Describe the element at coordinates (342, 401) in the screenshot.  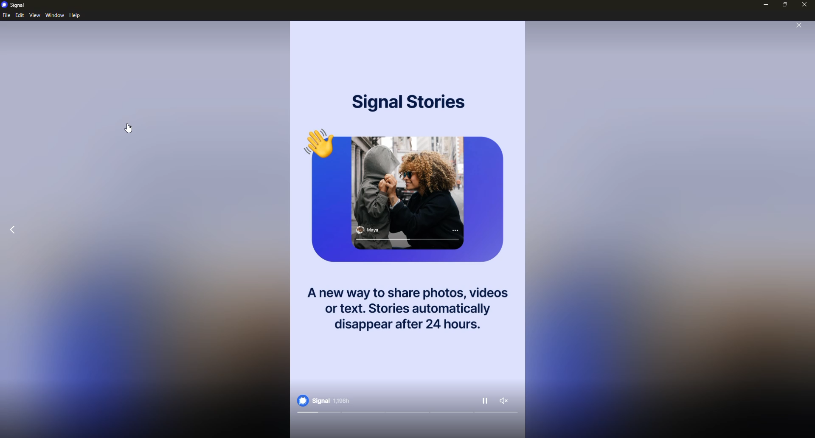
I see `1,198h` at that location.